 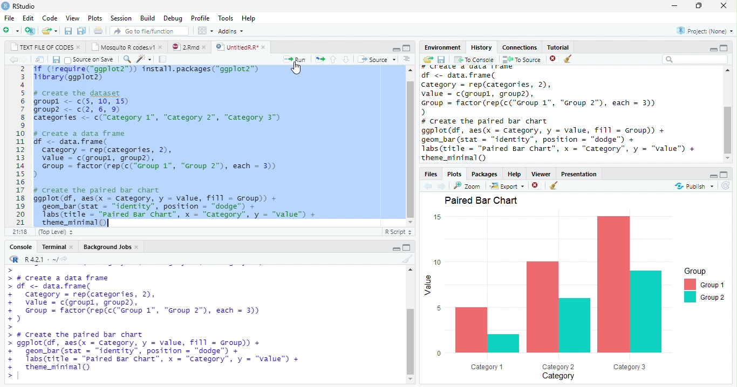 I want to click on 2 3 4 5 6 7 8 9 10 11 12 13 14 15 16 17 18 19 20 21, so click(x=21, y=146).